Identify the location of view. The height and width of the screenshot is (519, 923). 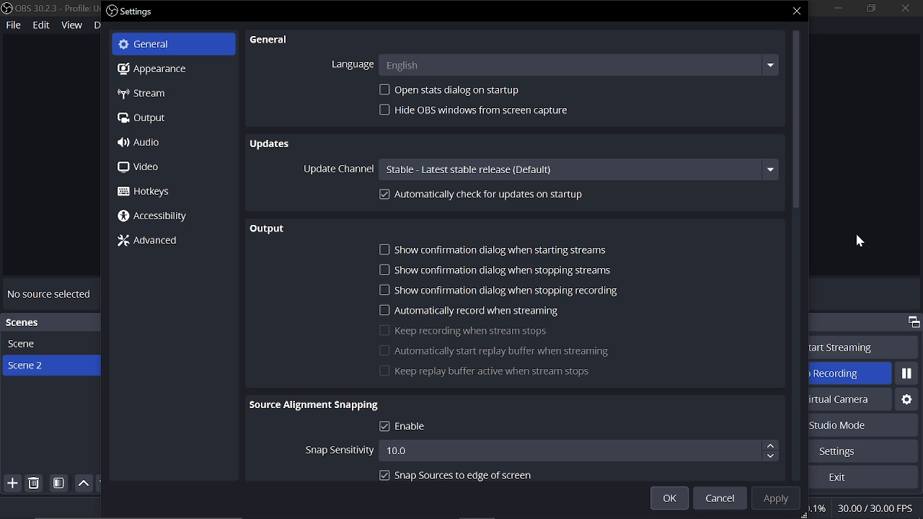
(72, 25).